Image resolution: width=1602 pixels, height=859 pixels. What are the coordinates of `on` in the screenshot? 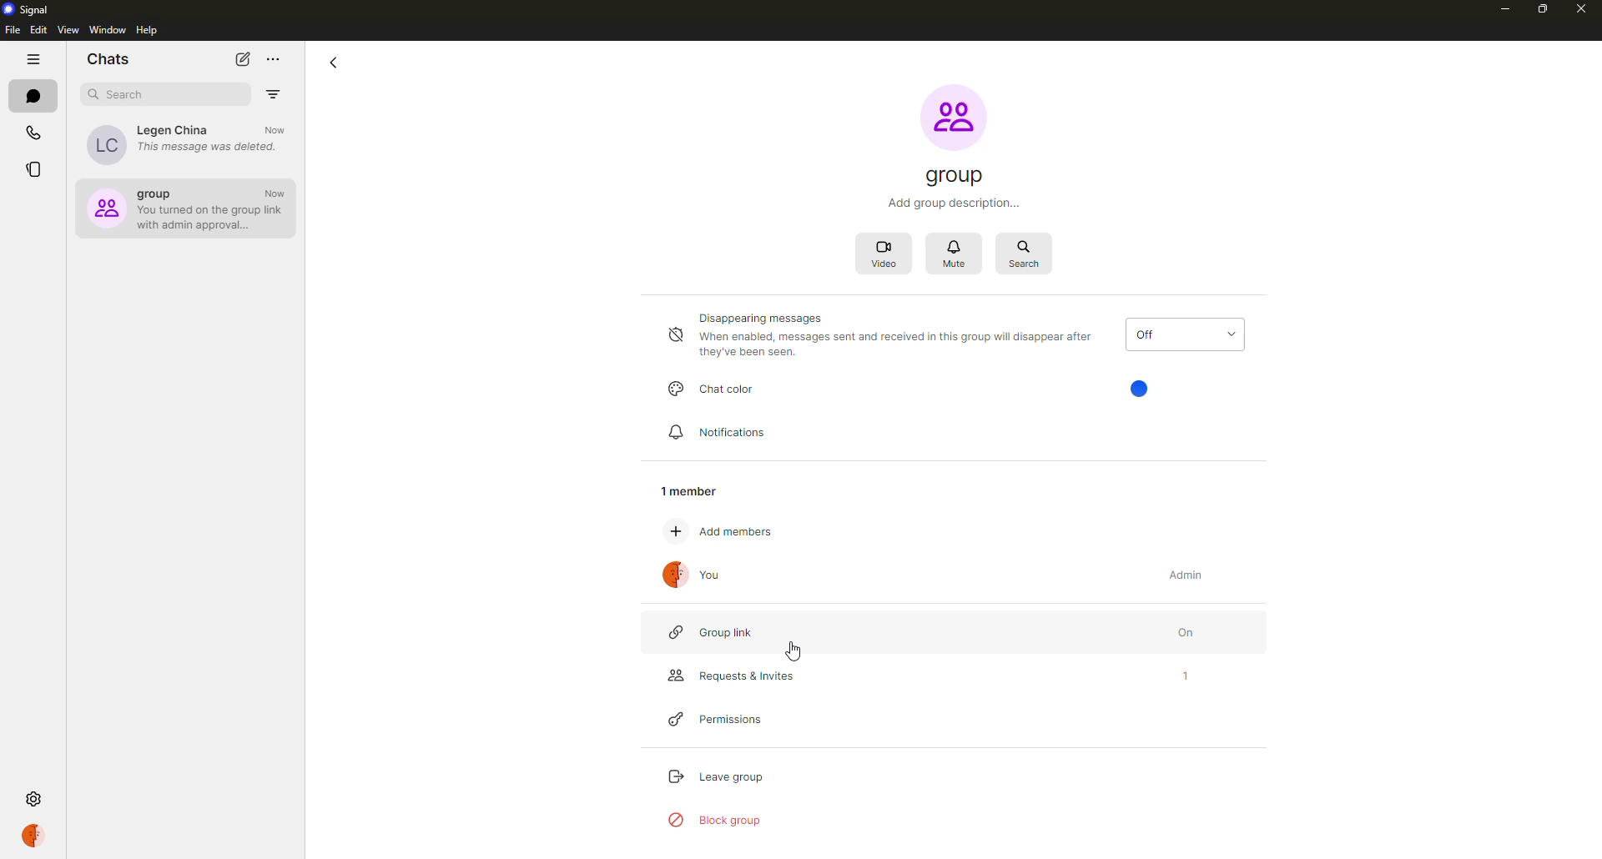 It's located at (1172, 630).